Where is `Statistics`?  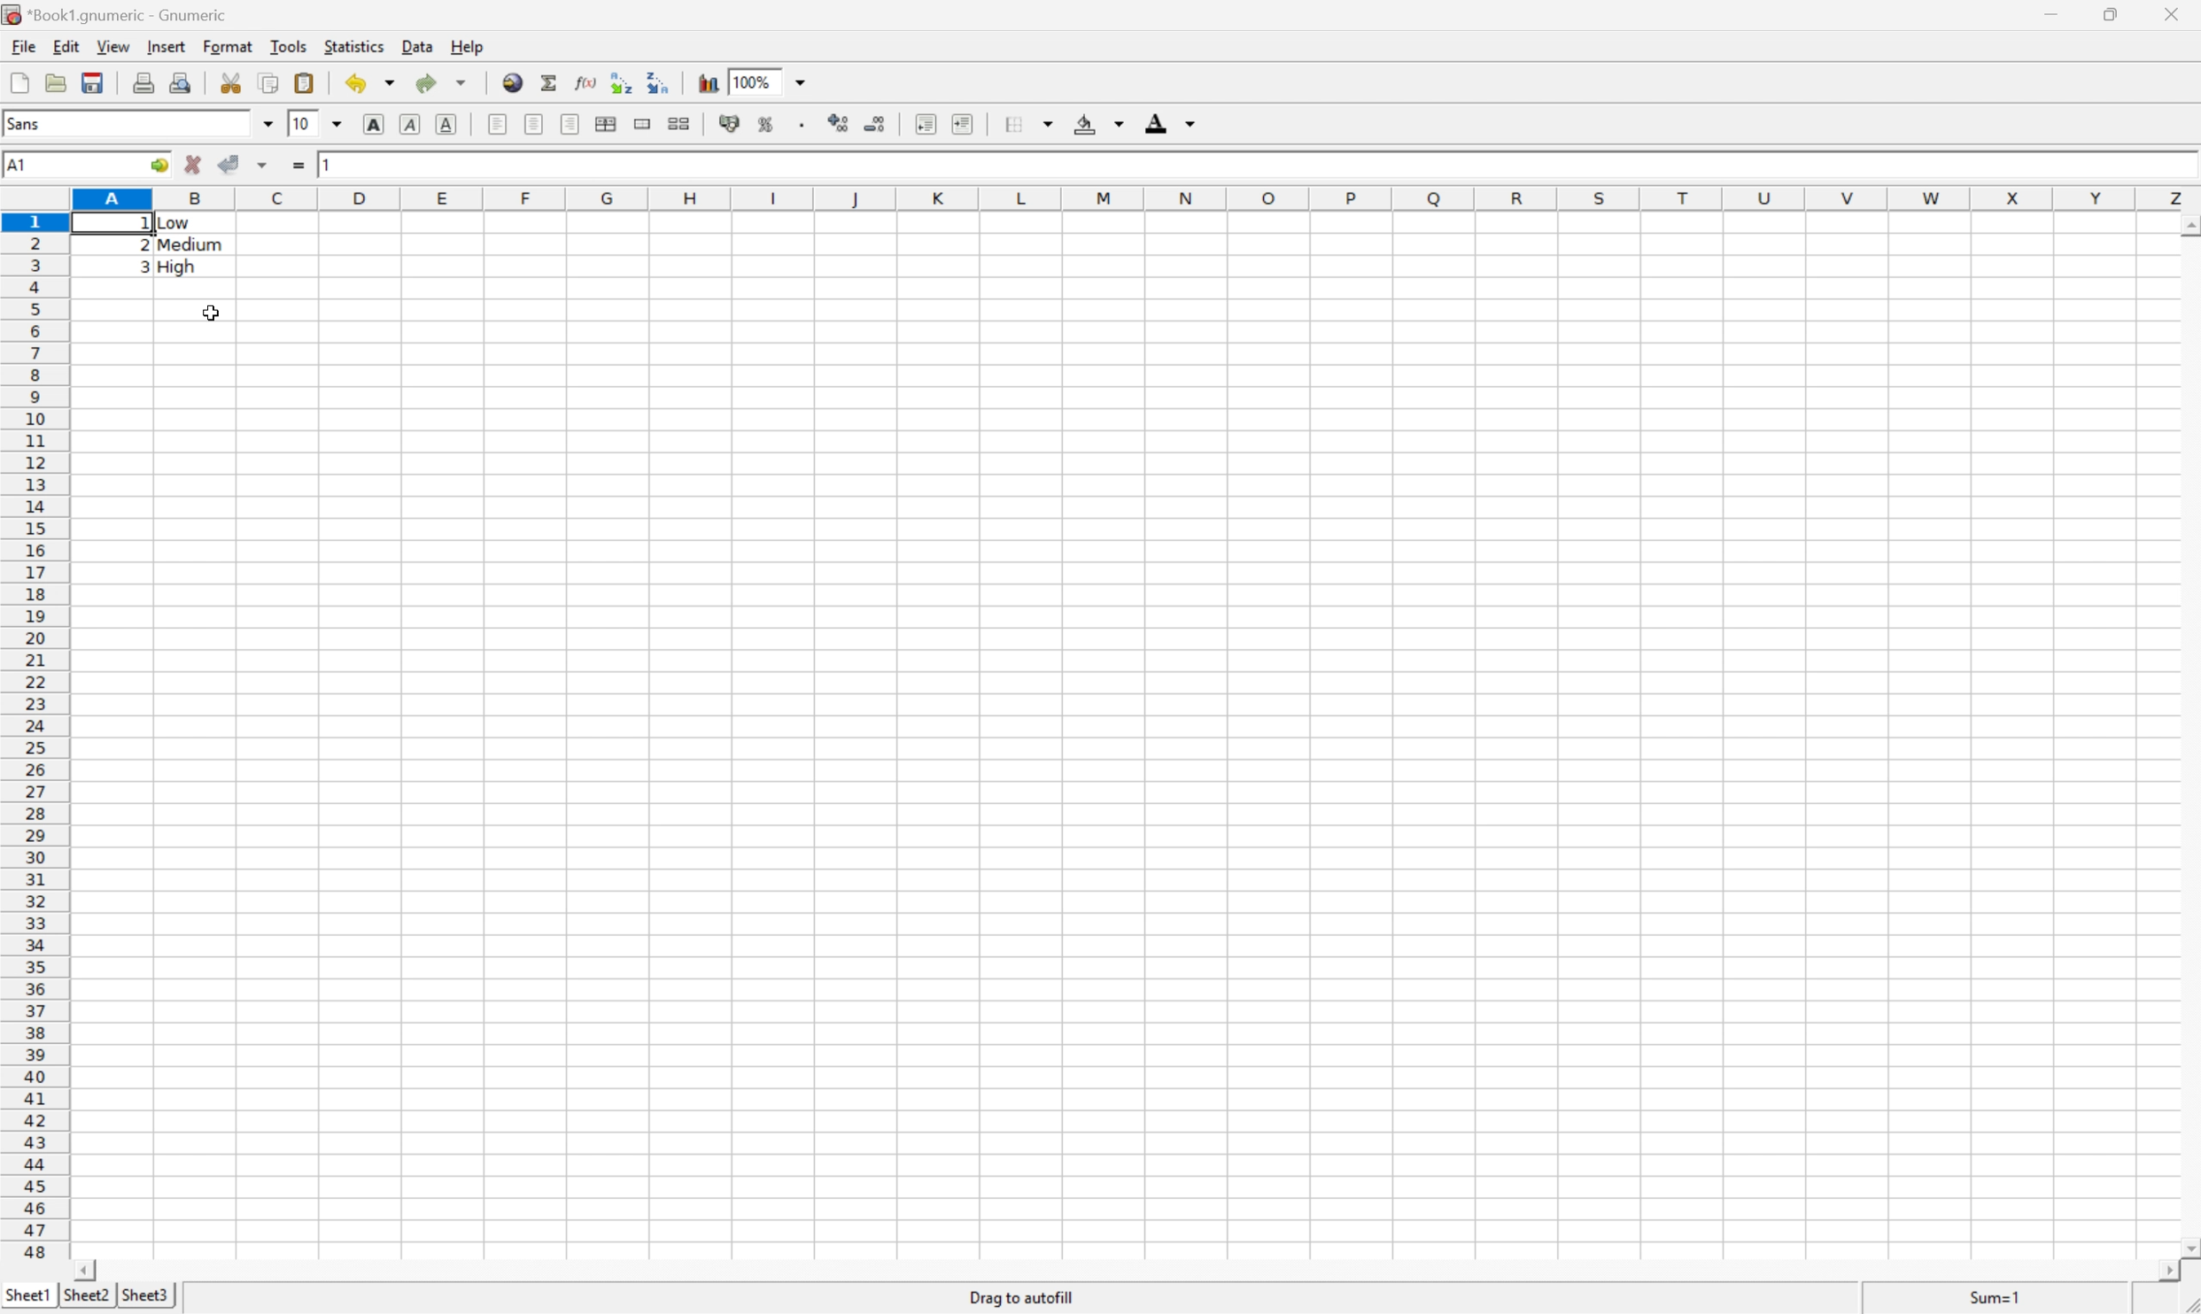 Statistics is located at coordinates (355, 44).